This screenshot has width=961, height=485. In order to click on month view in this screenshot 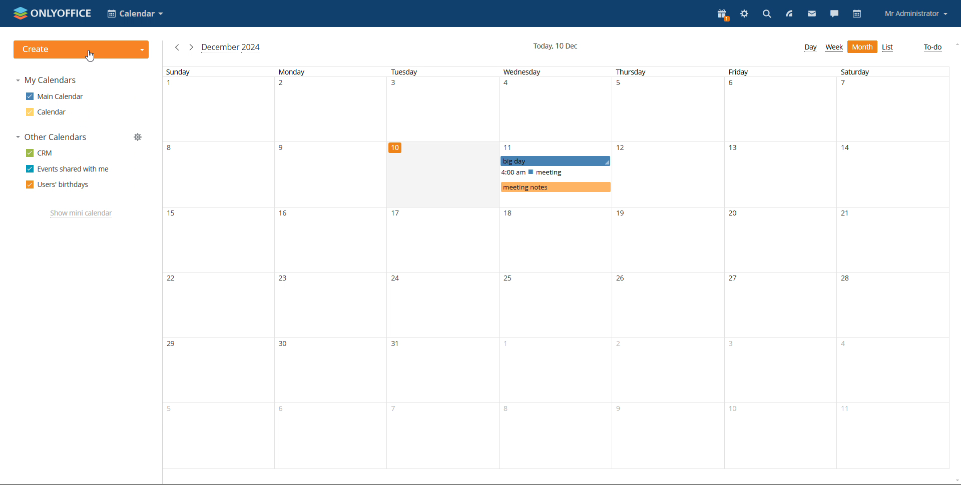, I will do `click(863, 47)`.